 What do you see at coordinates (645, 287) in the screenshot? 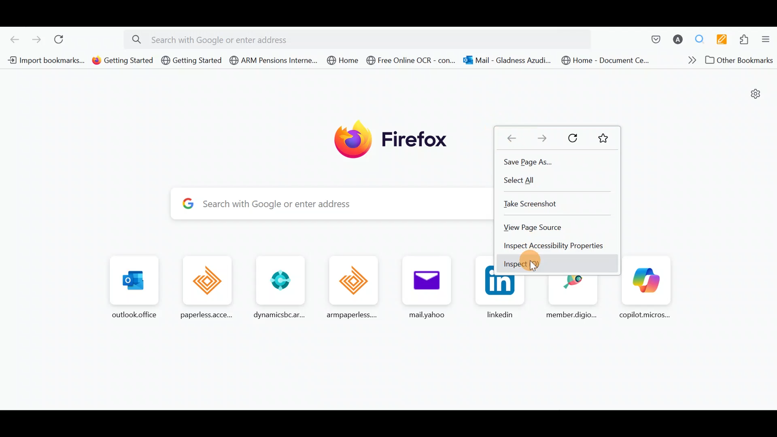
I see `copilot` at bounding box center [645, 287].